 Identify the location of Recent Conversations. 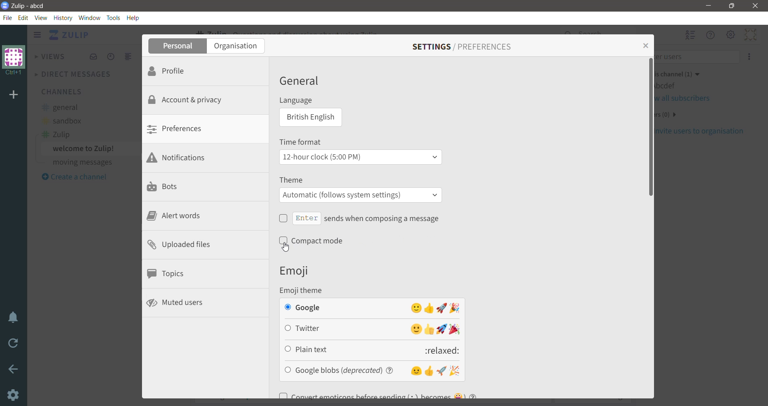
(111, 57).